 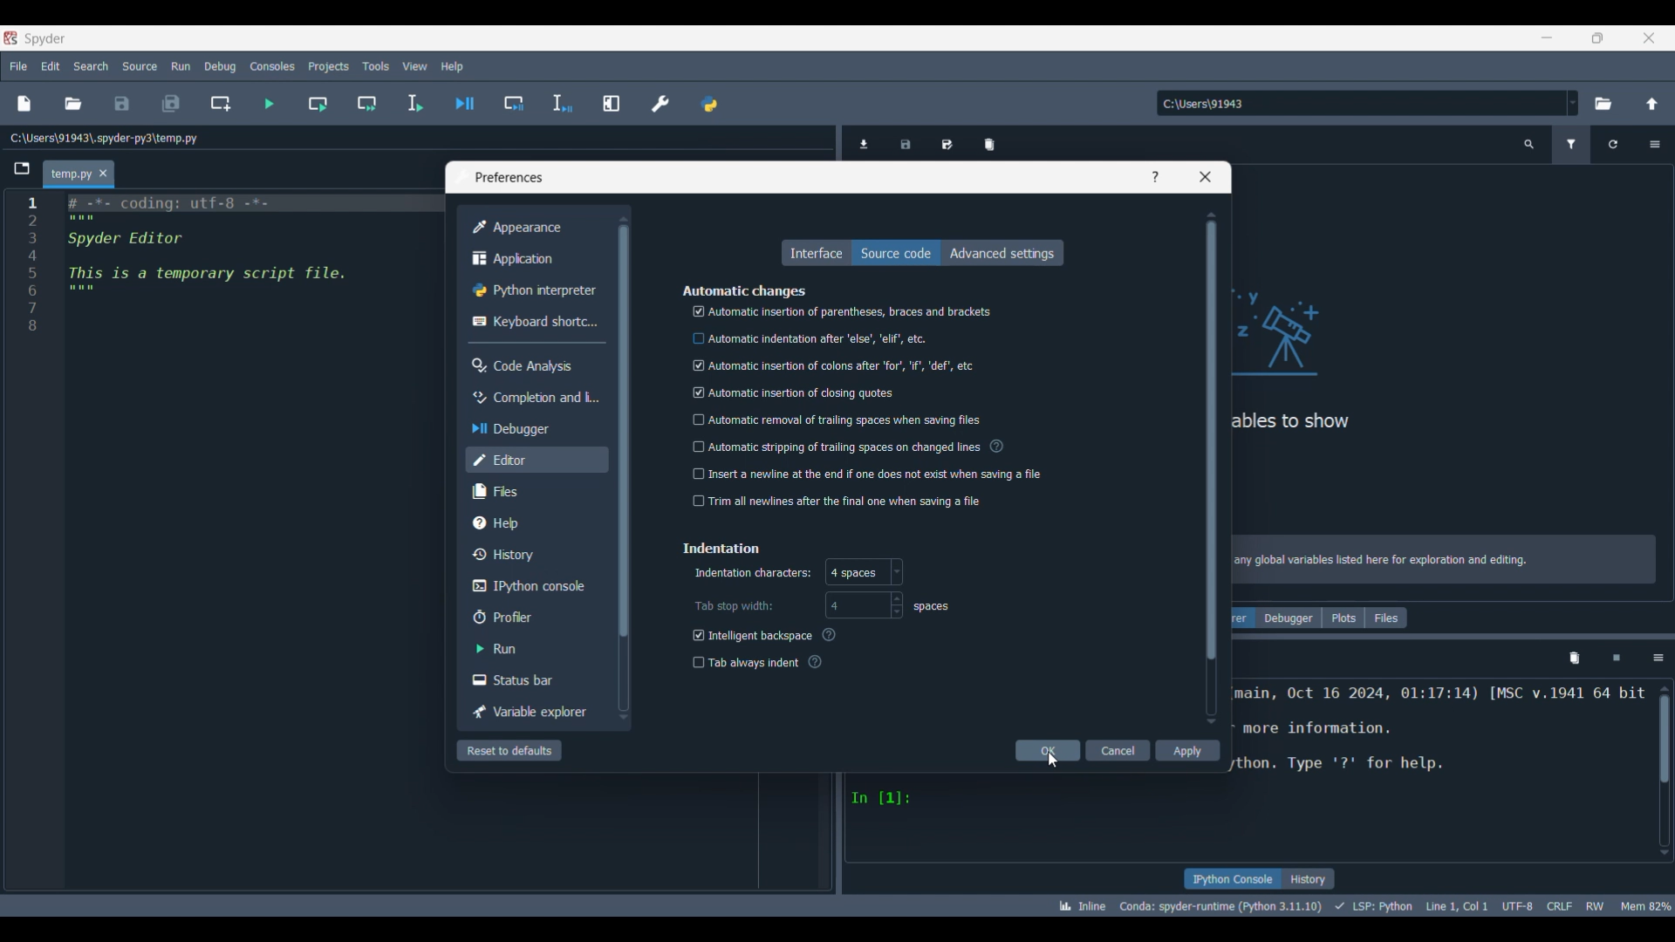 I want to click on Variable explorer, so click(x=533, y=712).